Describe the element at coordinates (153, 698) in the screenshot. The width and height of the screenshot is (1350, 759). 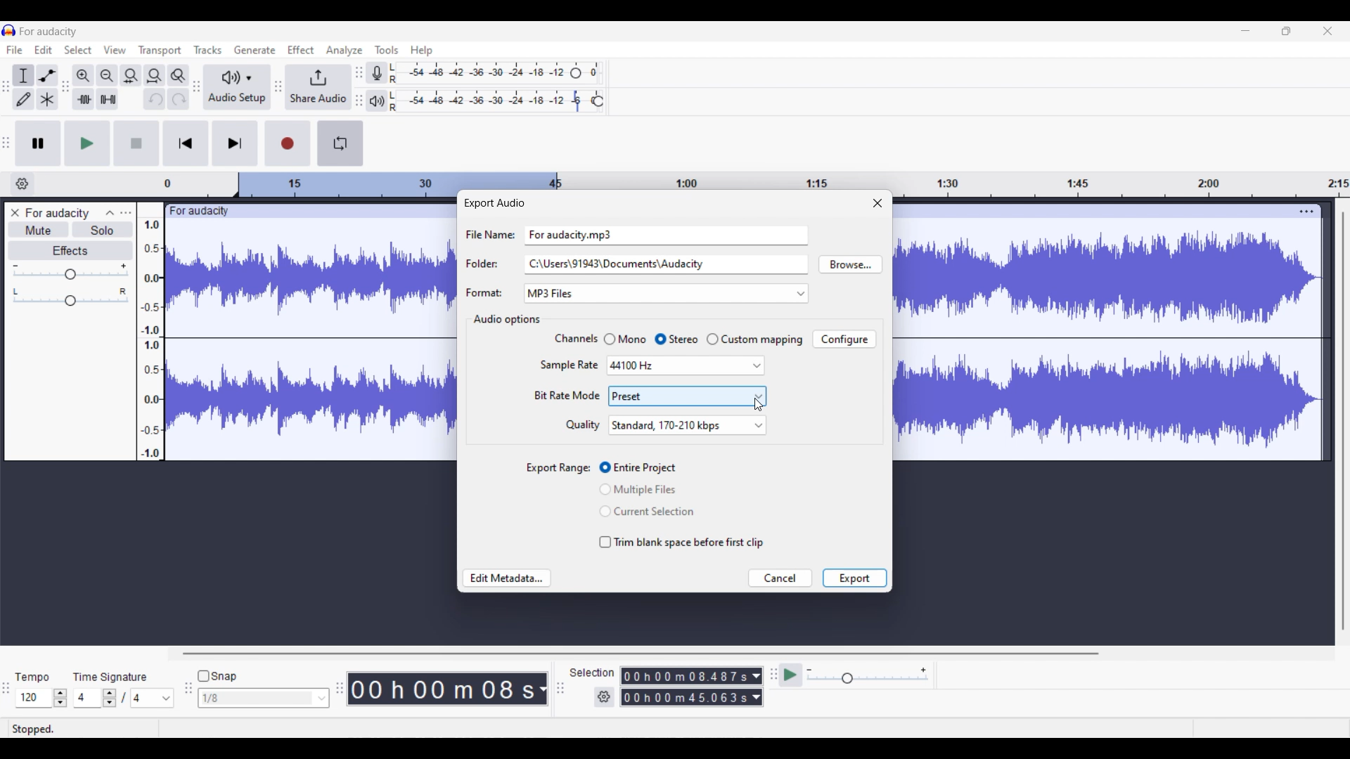
I see `Max. time signature options` at that location.